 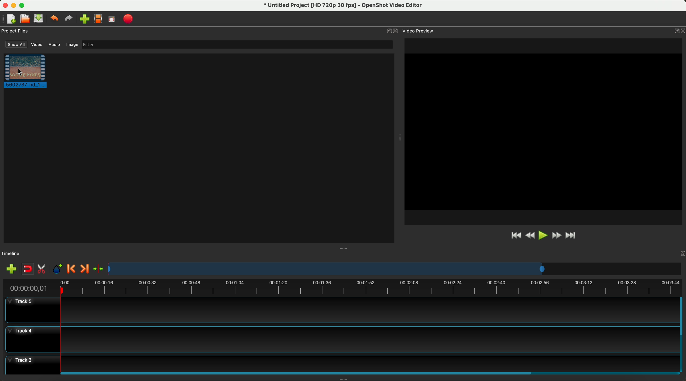 What do you see at coordinates (677, 30) in the screenshot?
I see `` at bounding box center [677, 30].